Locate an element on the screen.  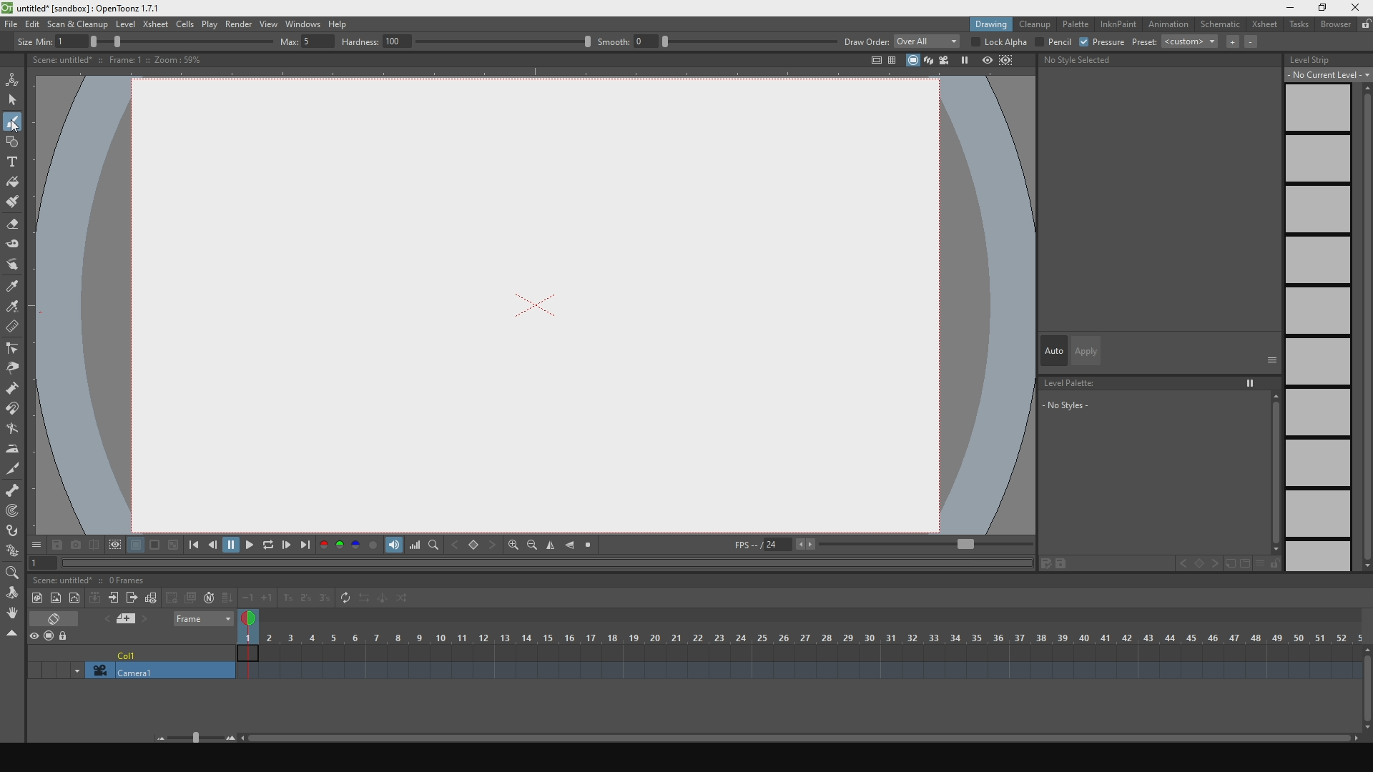
black background is located at coordinates (154, 546).